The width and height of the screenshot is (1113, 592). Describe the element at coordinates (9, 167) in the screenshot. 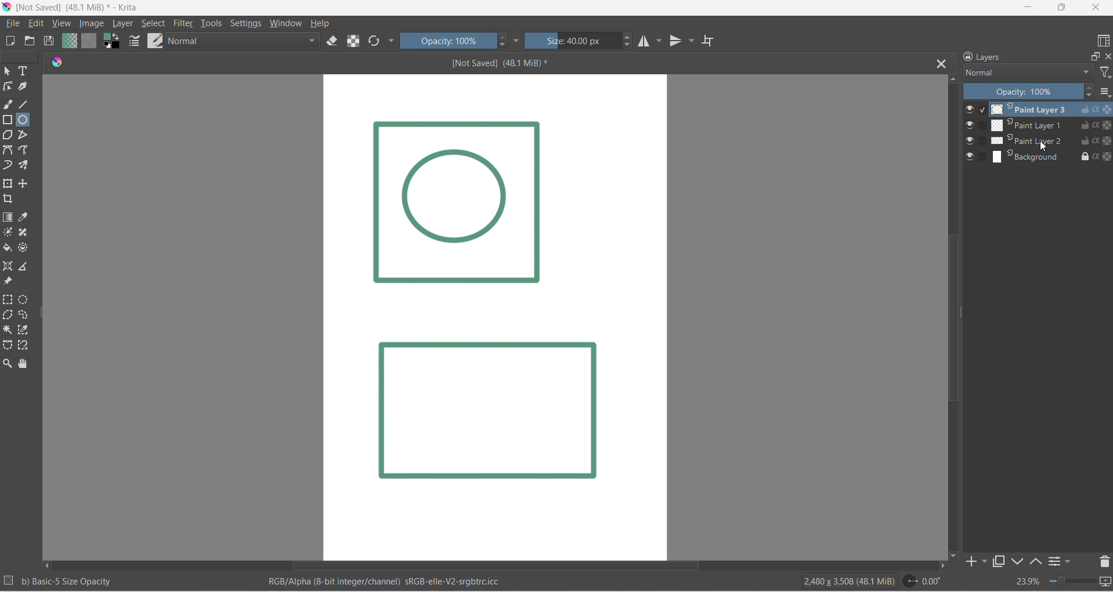

I see `dynamic brush tool` at that location.